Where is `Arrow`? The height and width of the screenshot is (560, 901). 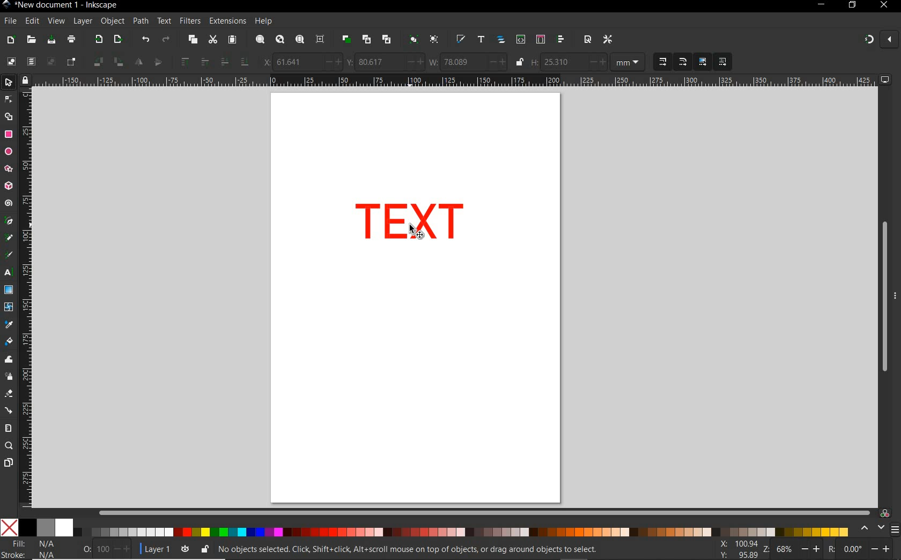
Arrow is located at coordinates (10, 108).